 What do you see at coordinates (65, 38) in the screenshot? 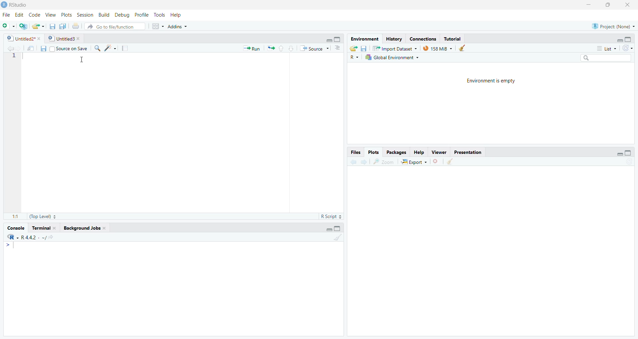
I see `Untitled` at bounding box center [65, 38].